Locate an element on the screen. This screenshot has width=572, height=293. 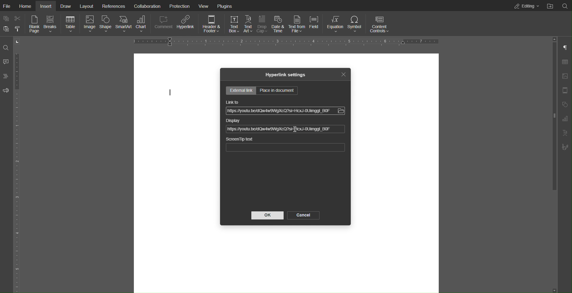
Signature is located at coordinates (565, 147).